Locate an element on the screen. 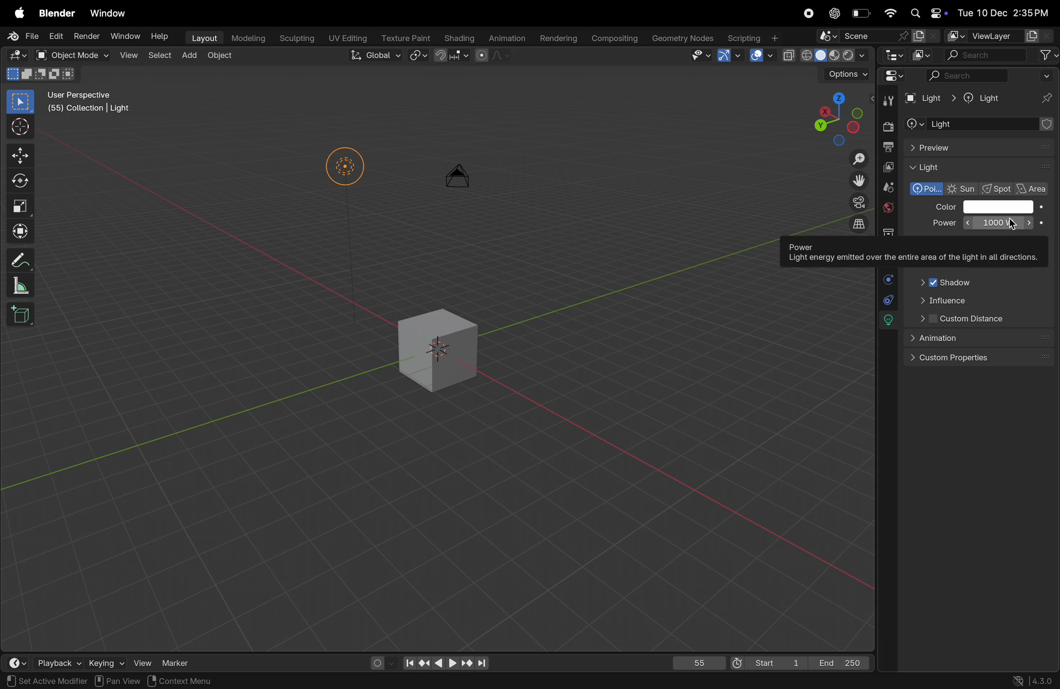  display mode is located at coordinates (922, 56).